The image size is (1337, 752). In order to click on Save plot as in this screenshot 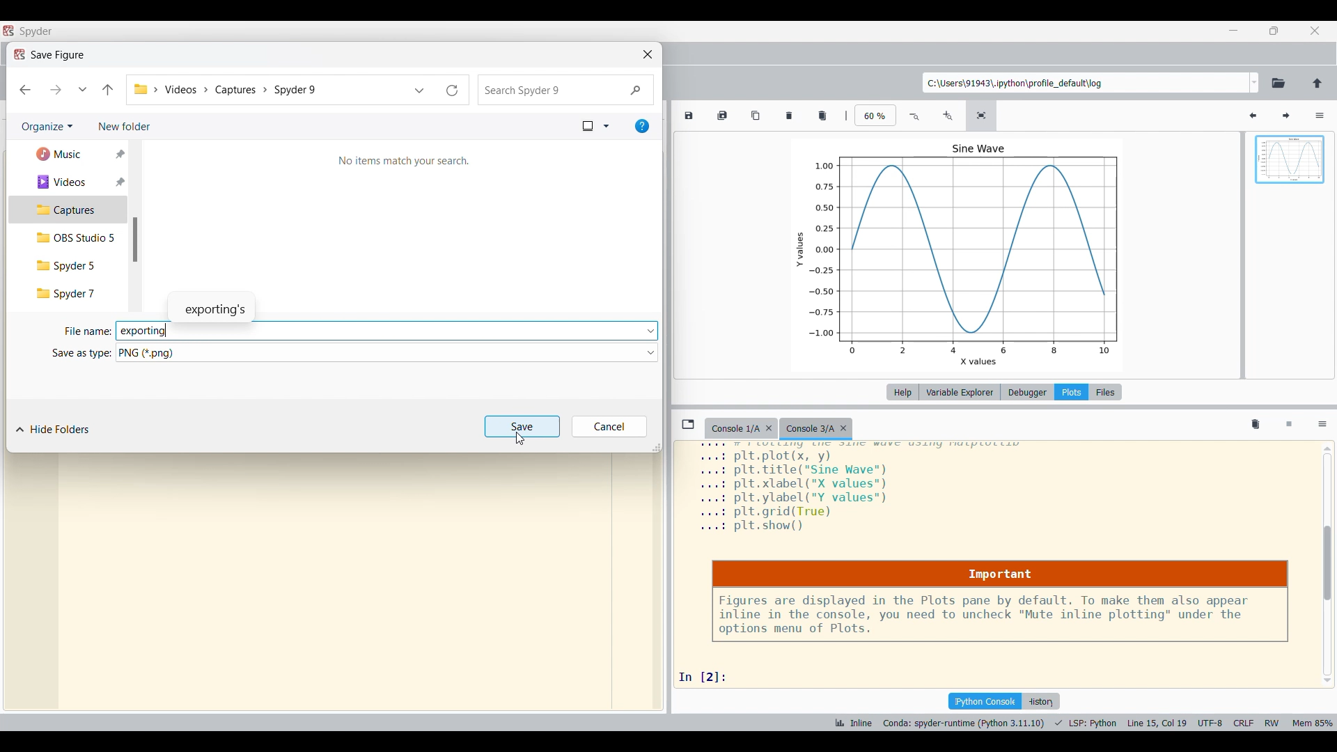, I will do `click(688, 116)`.